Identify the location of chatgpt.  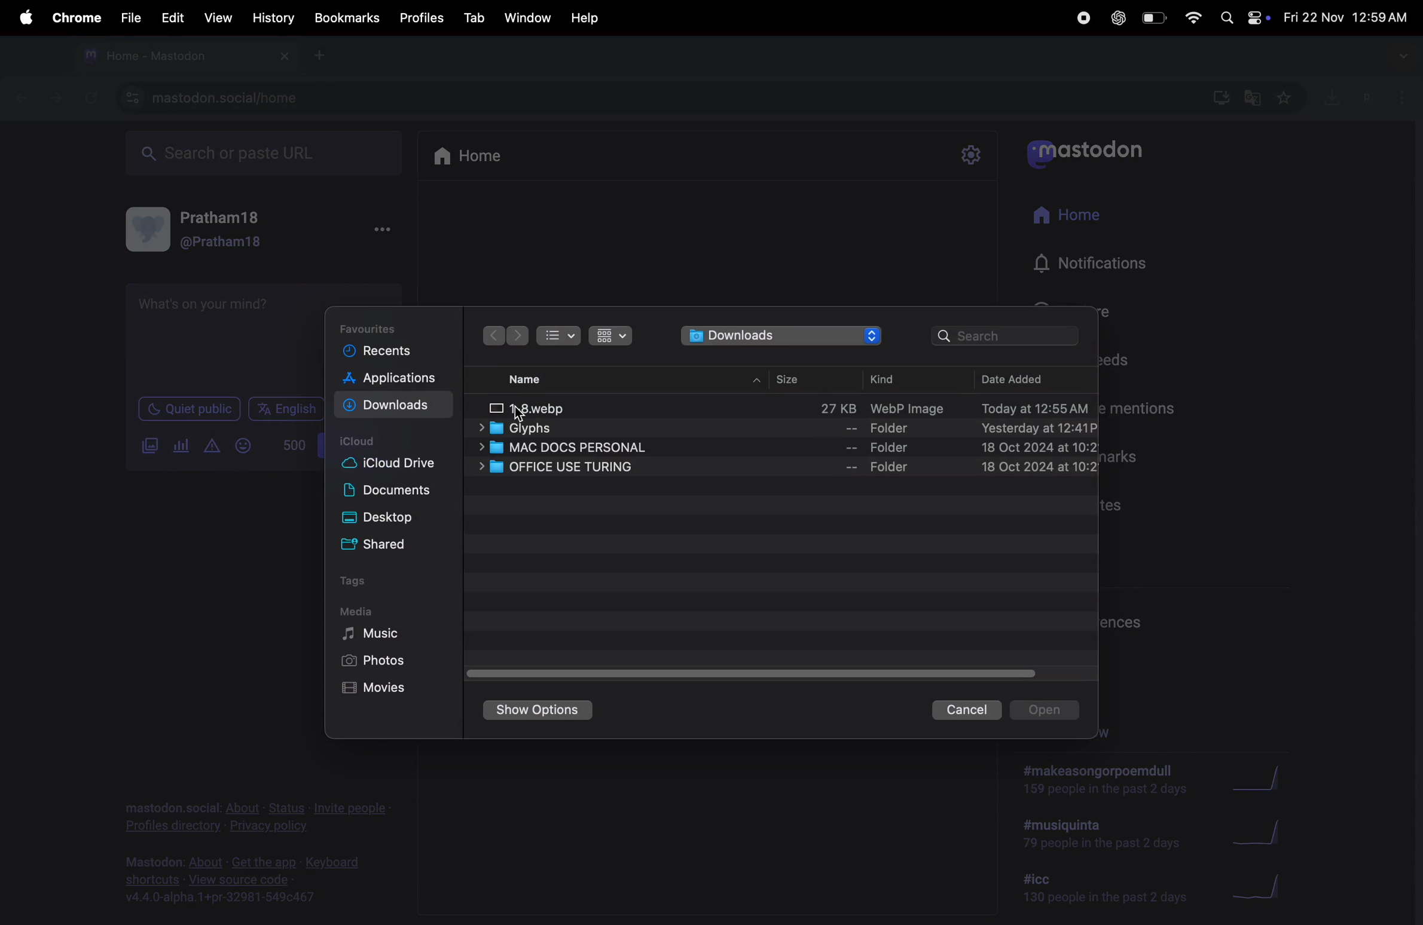
(1112, 17).